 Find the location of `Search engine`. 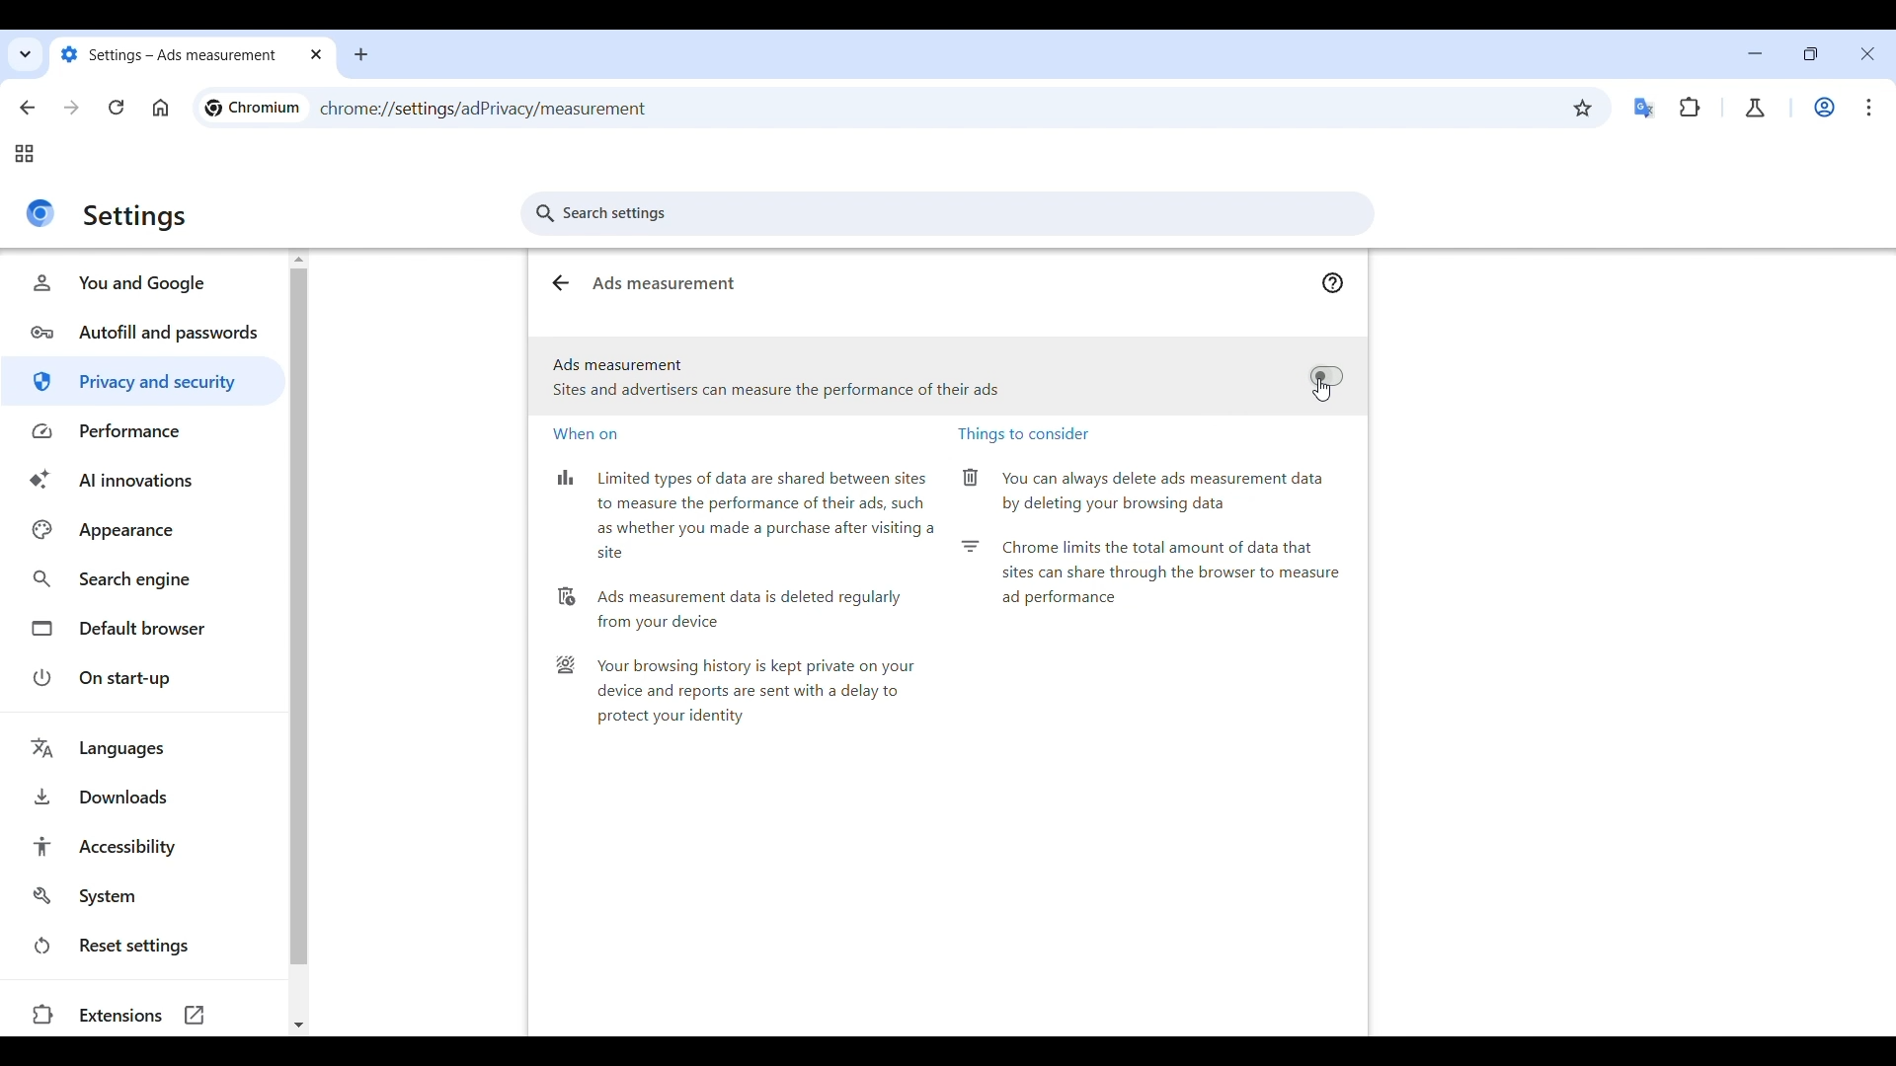

Search engine is located at coordinates (142, 580).